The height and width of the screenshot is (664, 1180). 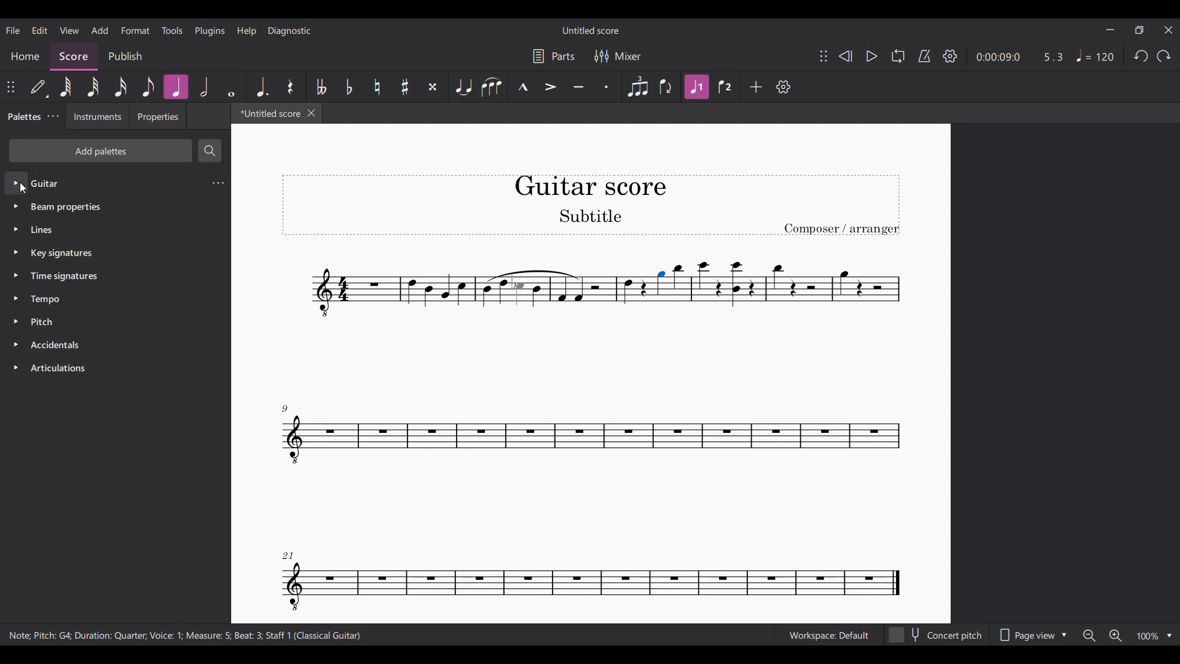 What do you see at coordinates (74, 57) in the screenshot?
I see `Score` at bounding box center [74, 57].